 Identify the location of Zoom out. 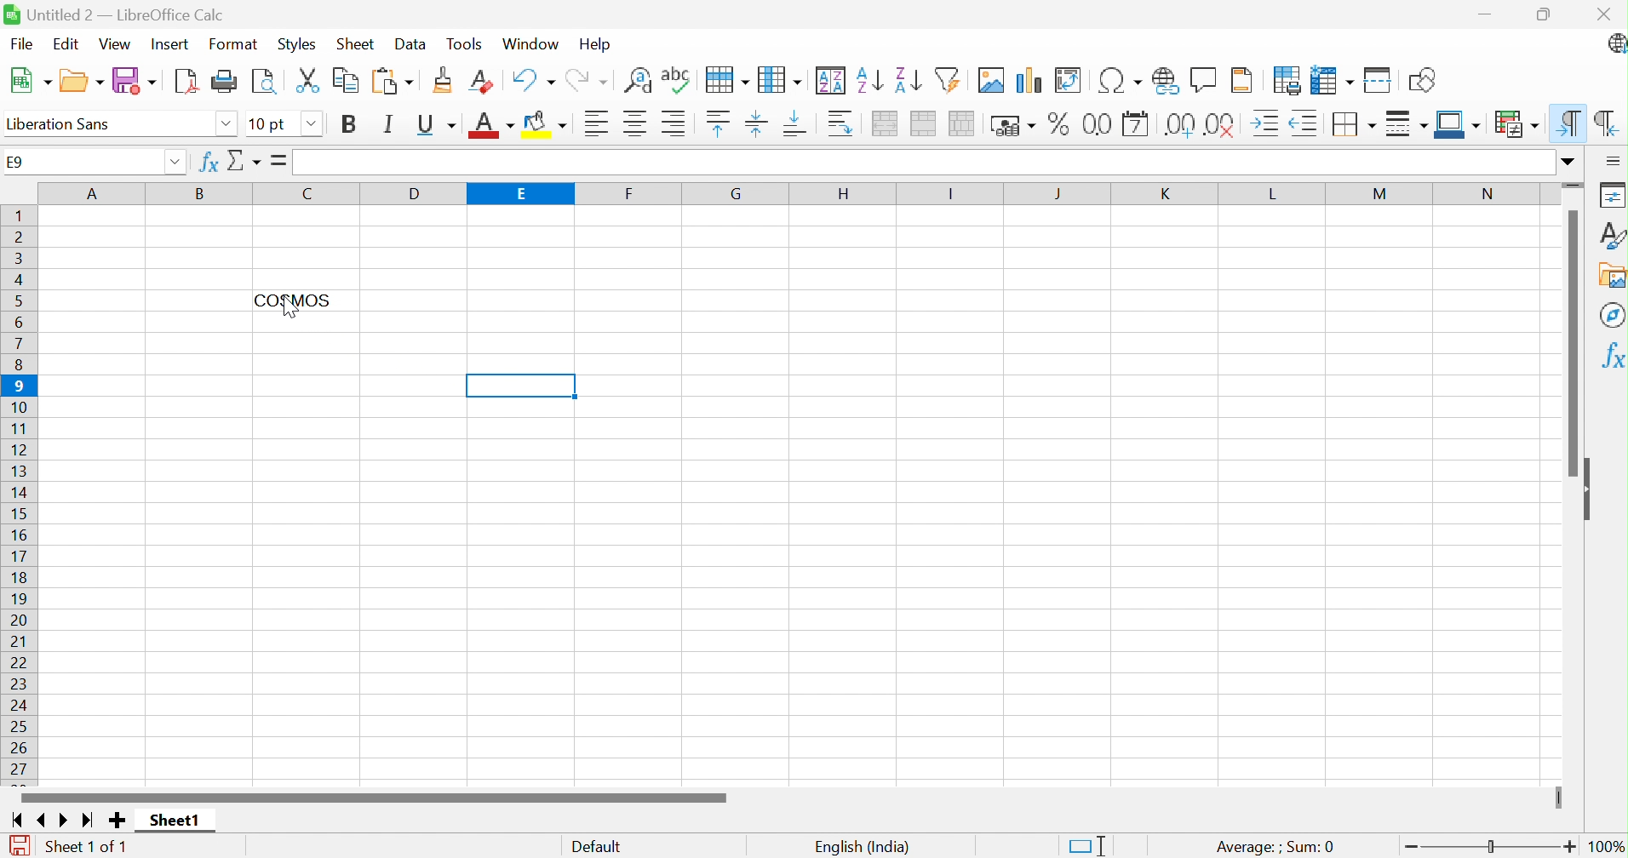
(1407, 846).